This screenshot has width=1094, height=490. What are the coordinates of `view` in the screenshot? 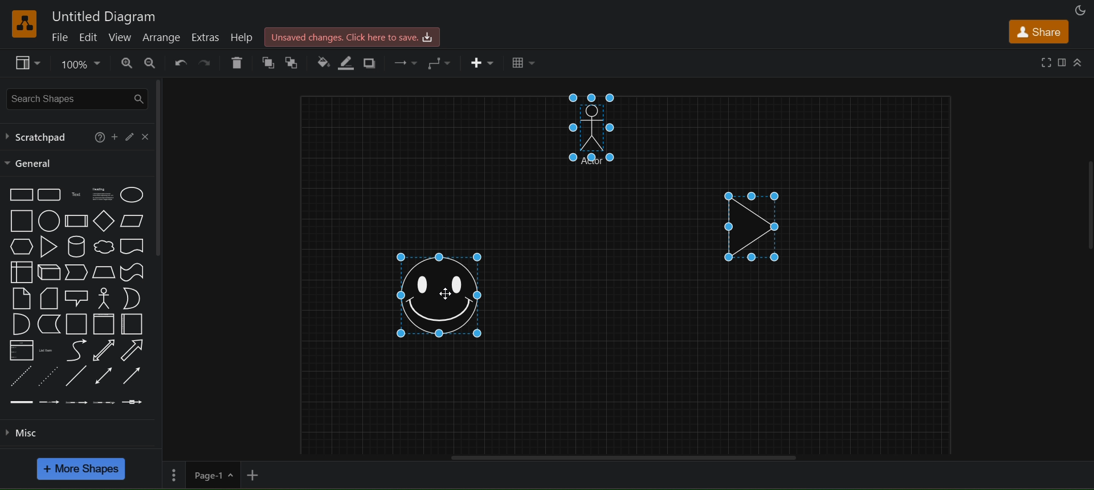 It's located at (120, 36).